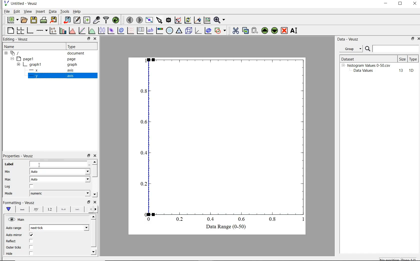 Image resolution: width=420 pixels, height=261 pixels. I want to click on insert, so click(40, 11).